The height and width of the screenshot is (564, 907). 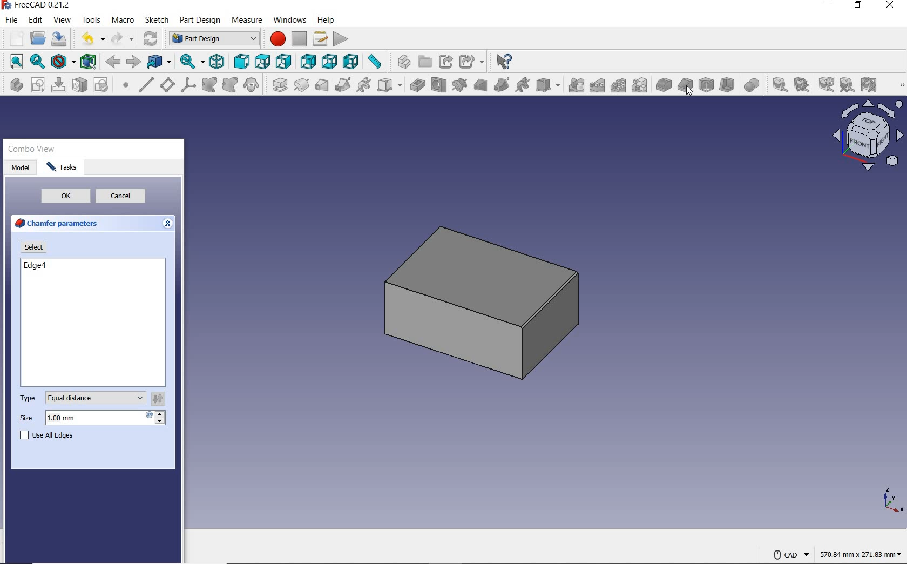 What do you see at coordinates (171, 223) in the screenshot?
I see `expand` at bounding box center [171, 223].